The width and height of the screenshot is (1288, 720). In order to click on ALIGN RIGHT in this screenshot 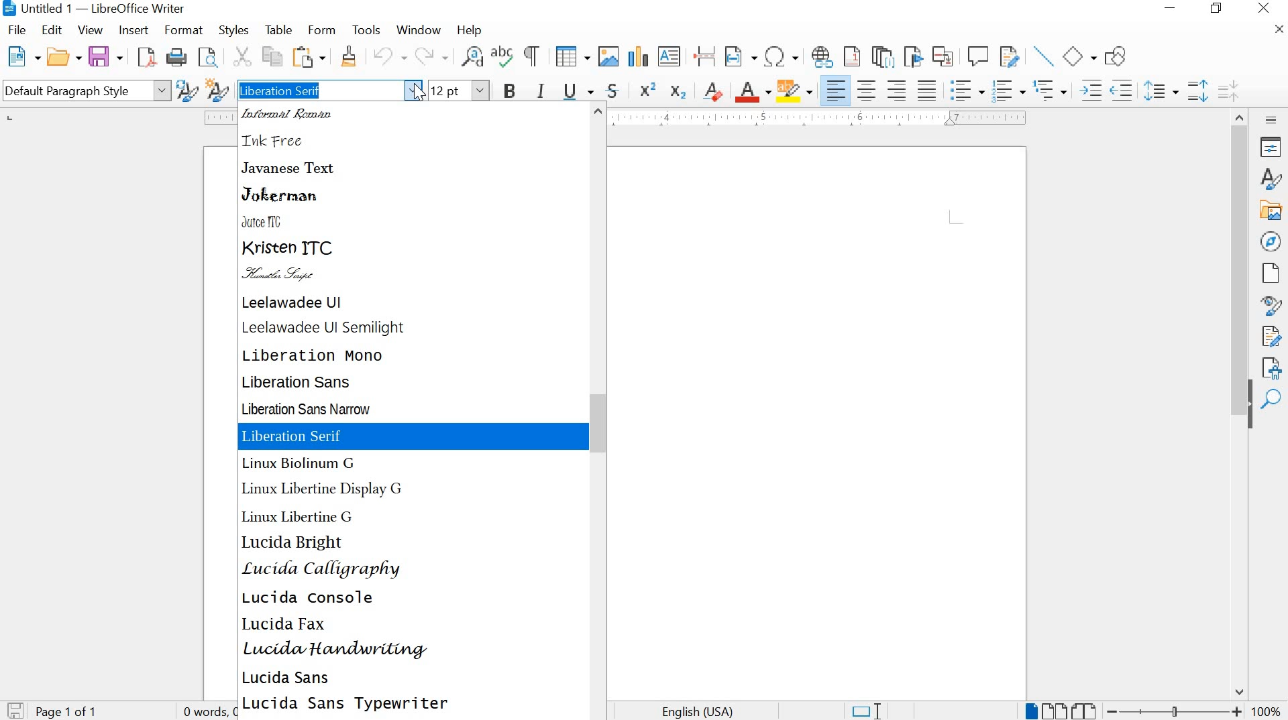, I will do `click(899, 90)`.